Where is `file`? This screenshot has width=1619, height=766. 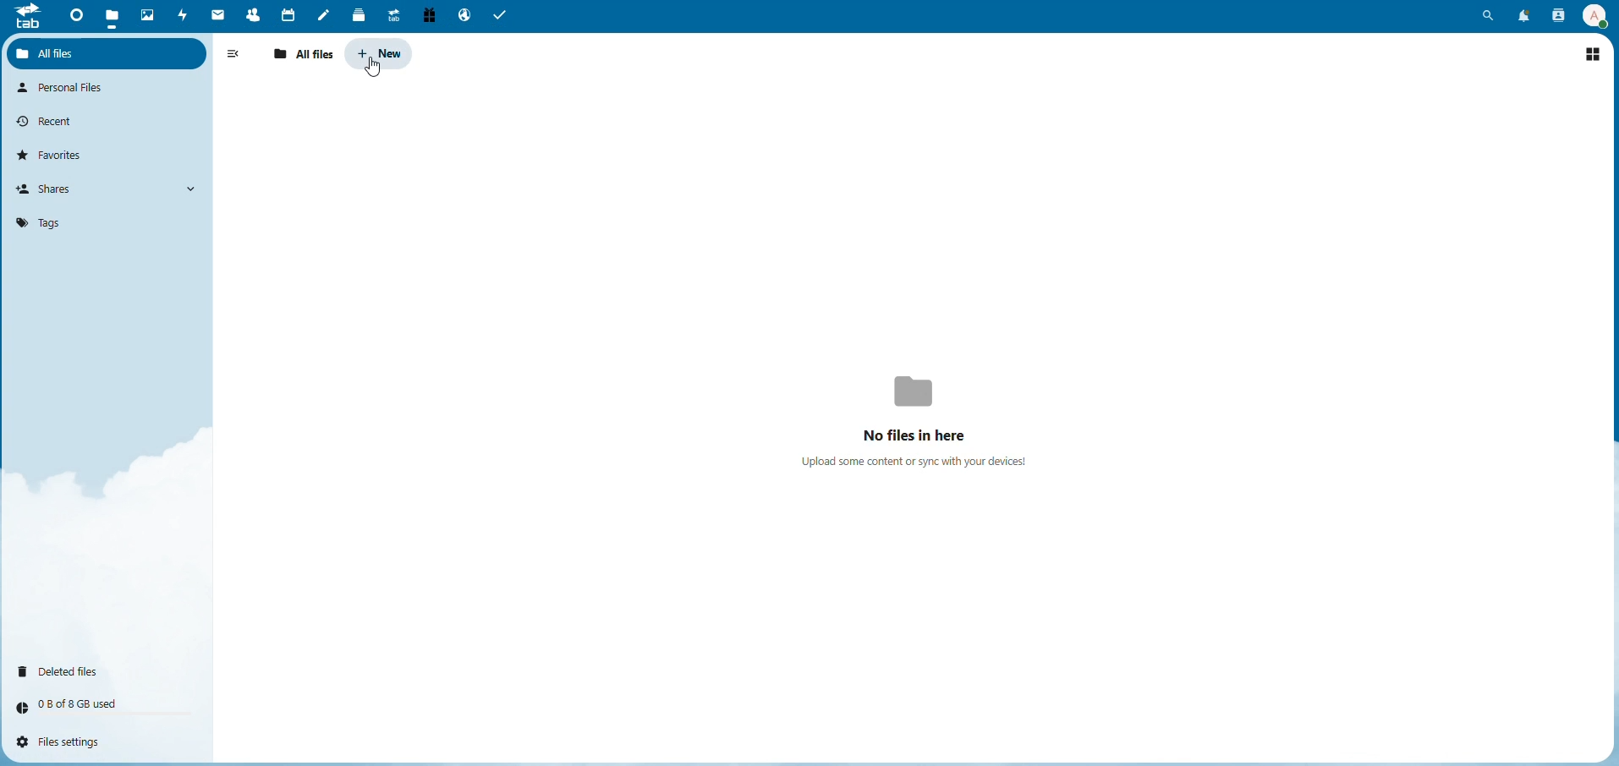
file is located at coordinates (113, 14).